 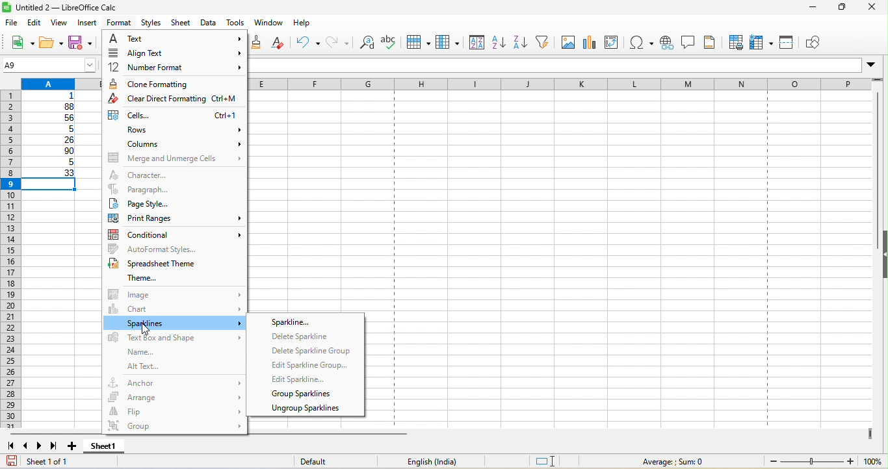 What do you see at coordinates (824, 461) in the screenshot?
I see `zoom` at bounding box center [824, 461].